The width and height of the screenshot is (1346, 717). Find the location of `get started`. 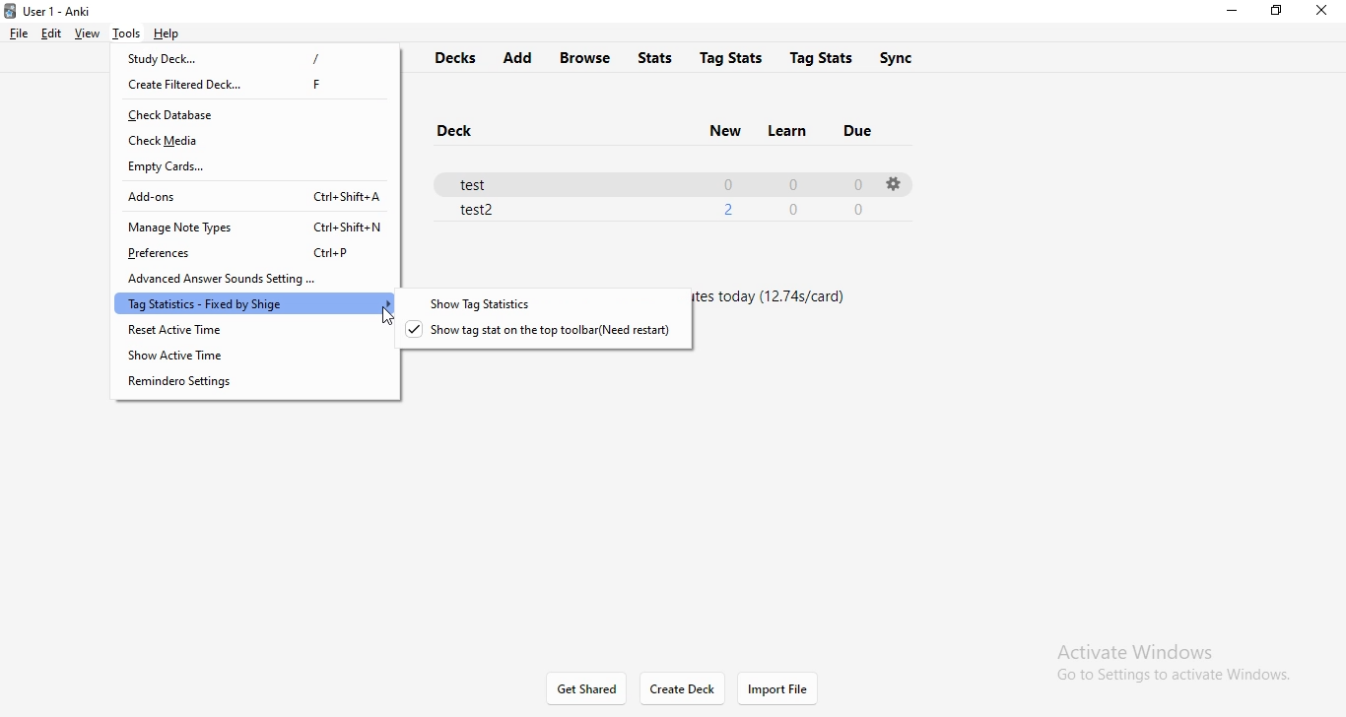

get started is located at coordinates (586, 689).